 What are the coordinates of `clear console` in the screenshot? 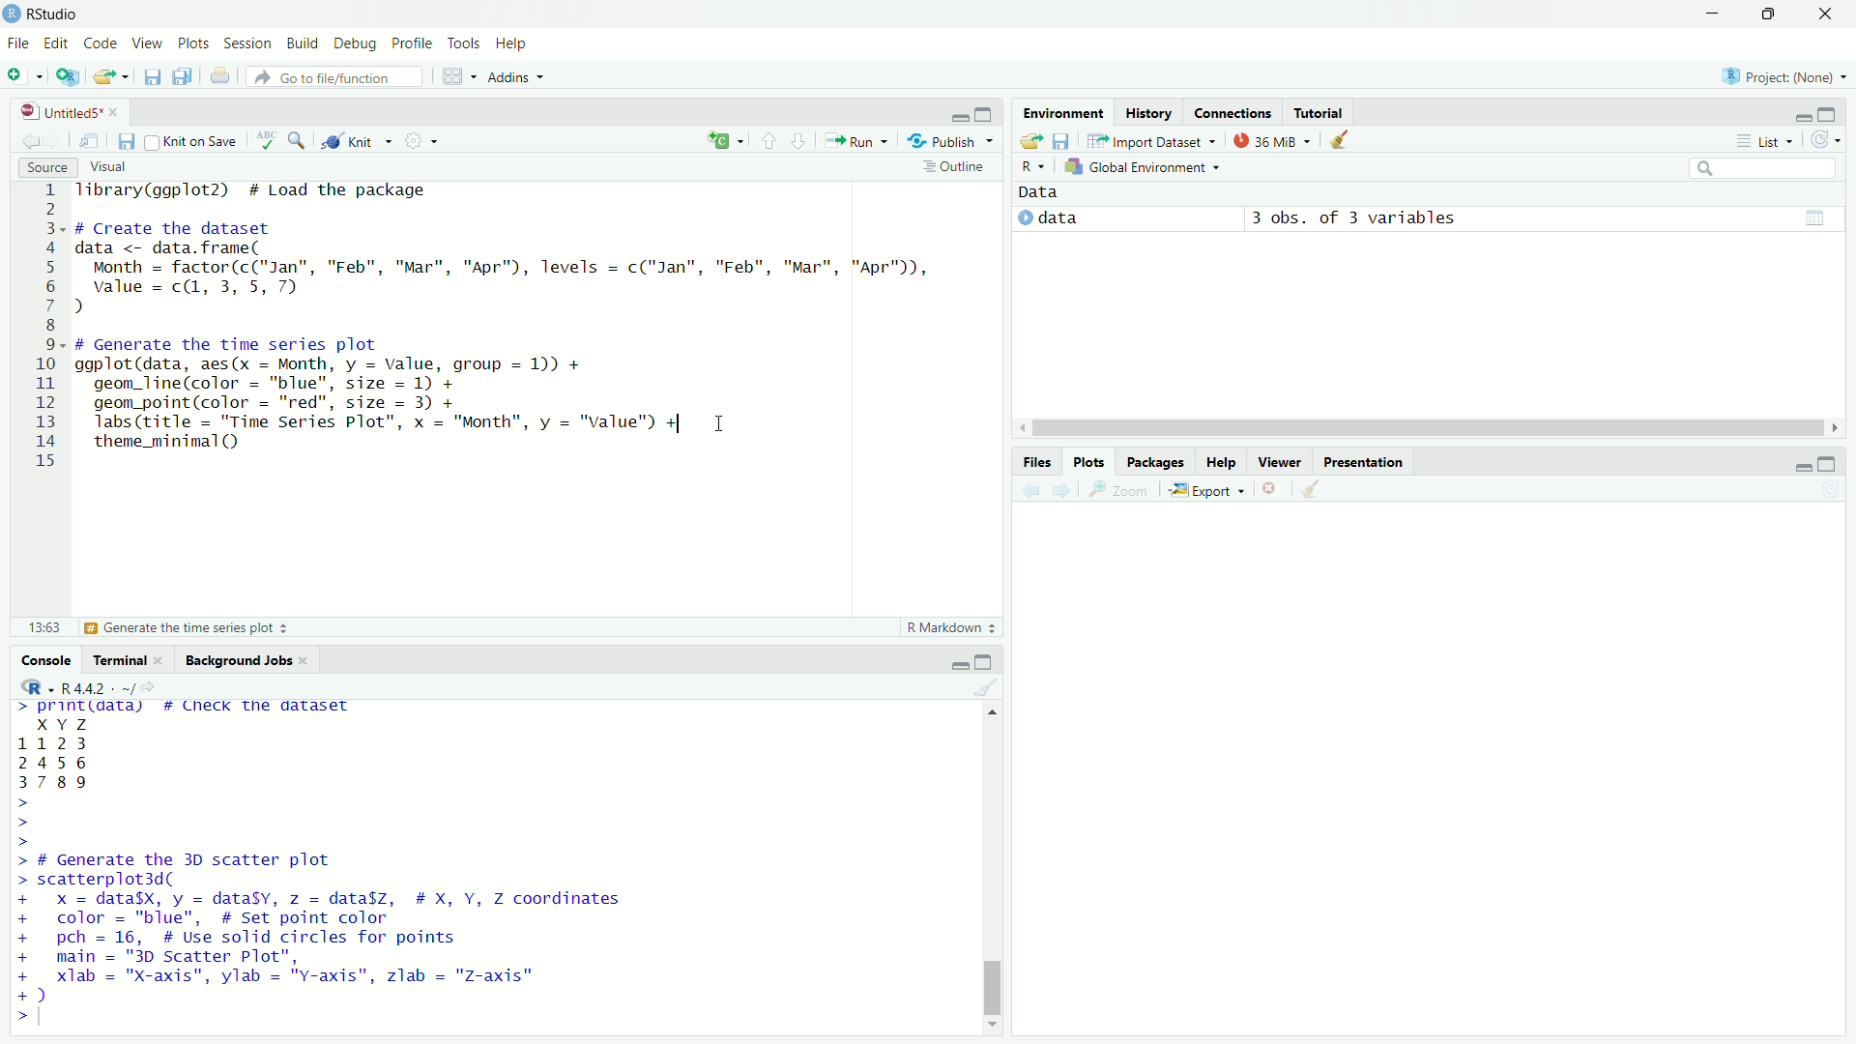 It's located at (985, 687).